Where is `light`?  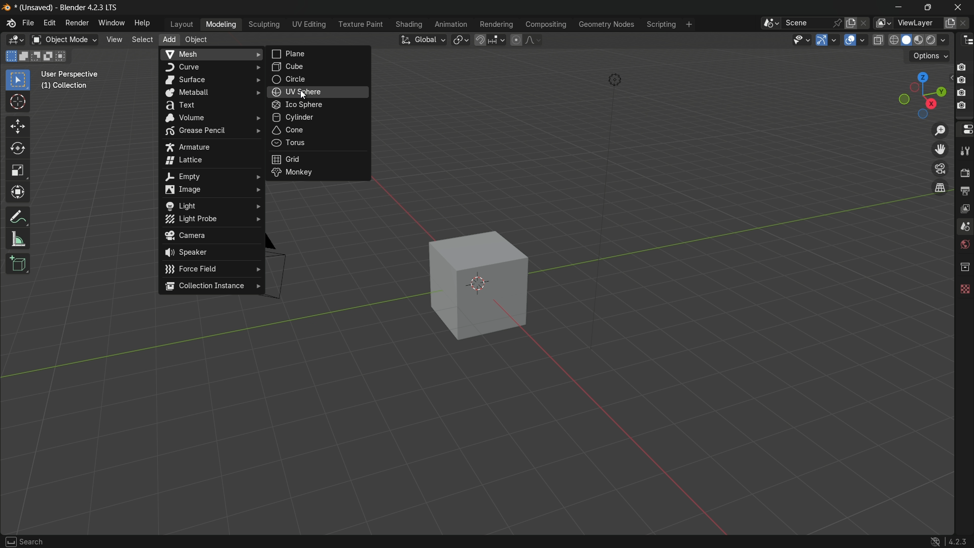
light is located at coordinates (213, 204).